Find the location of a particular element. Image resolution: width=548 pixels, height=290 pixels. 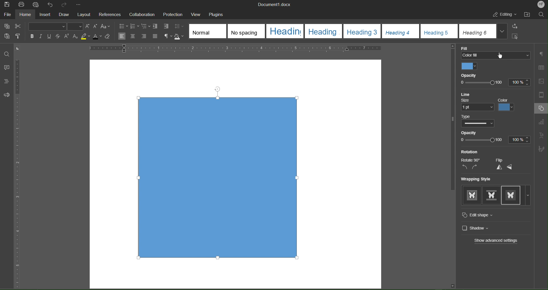

Vertical ruler is located at coordinates (22, 168).